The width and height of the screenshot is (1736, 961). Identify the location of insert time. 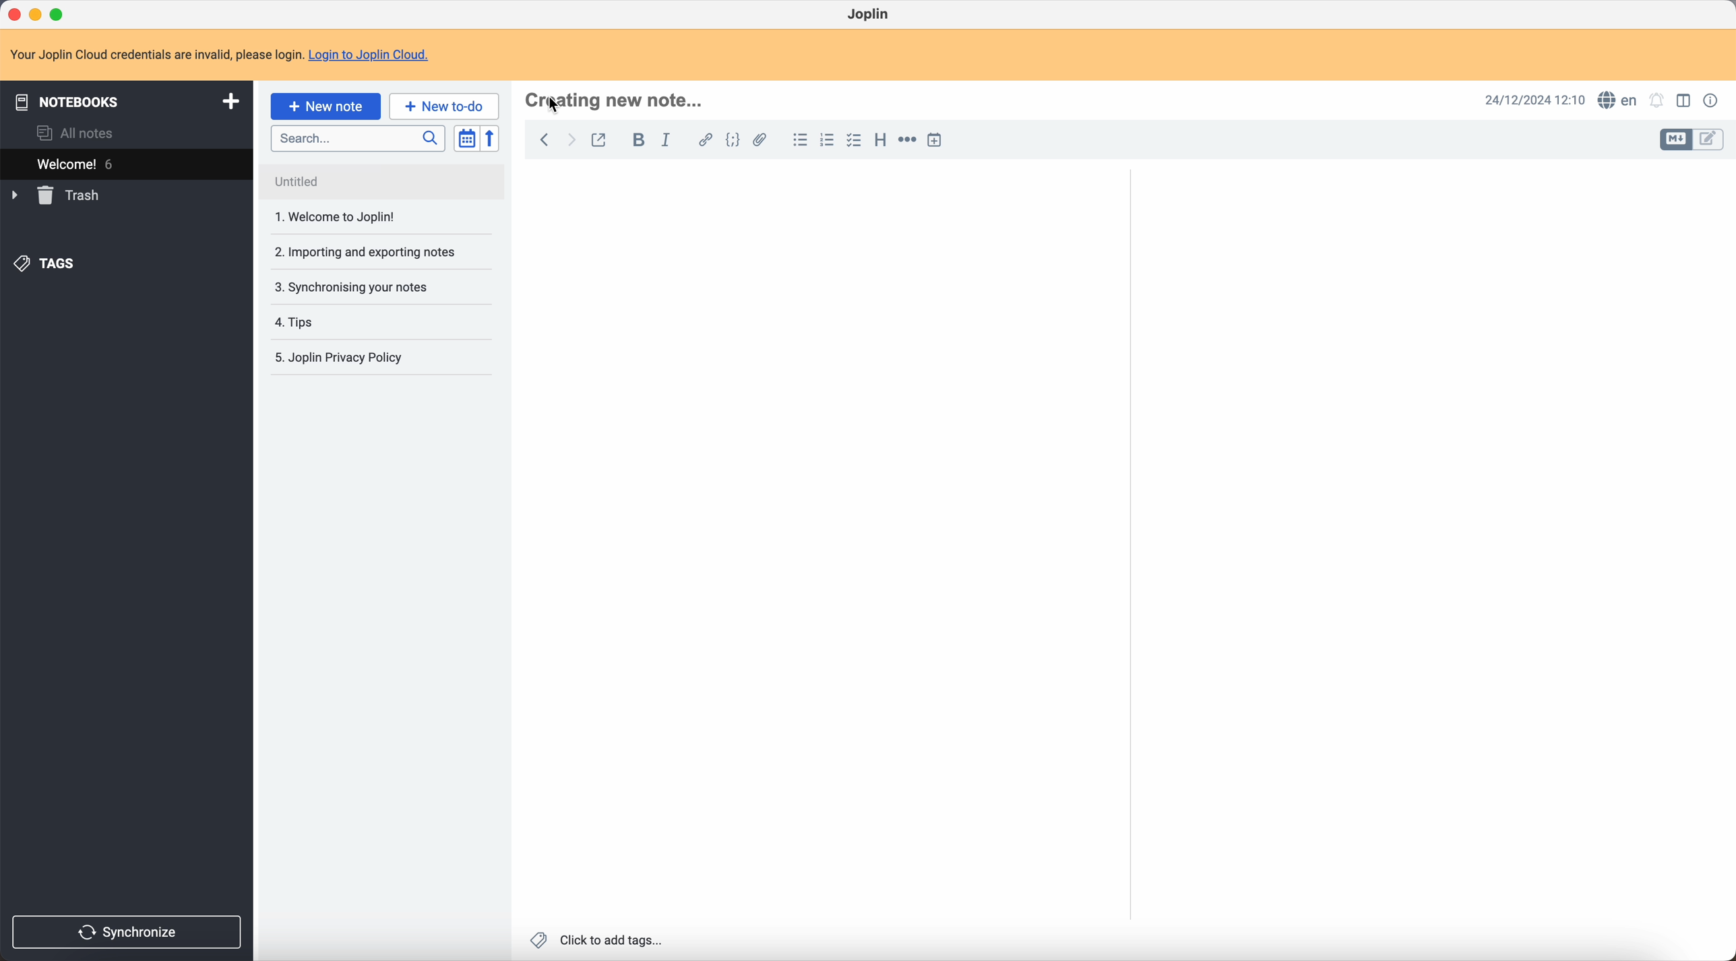
(937, 140).